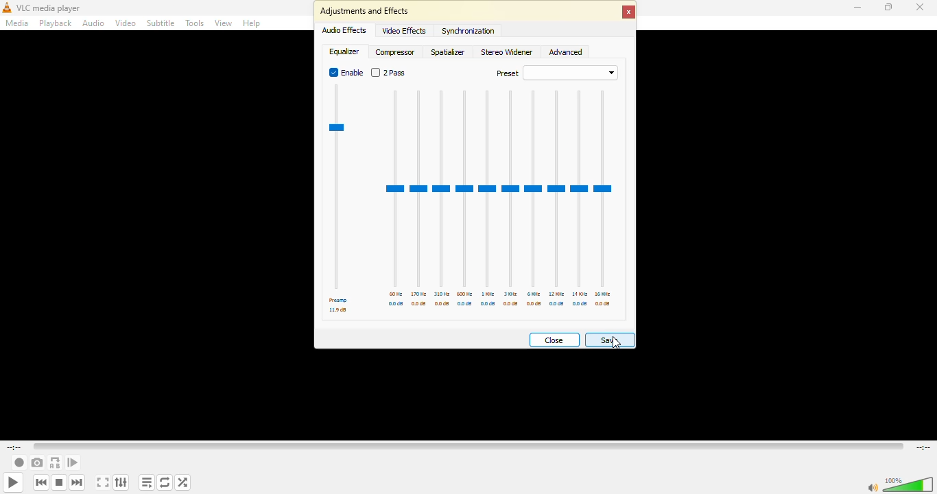  What do you see at coordinates (16, 447) in the screenshot?
I see `elapsed time` at bounding box center [16, 447].